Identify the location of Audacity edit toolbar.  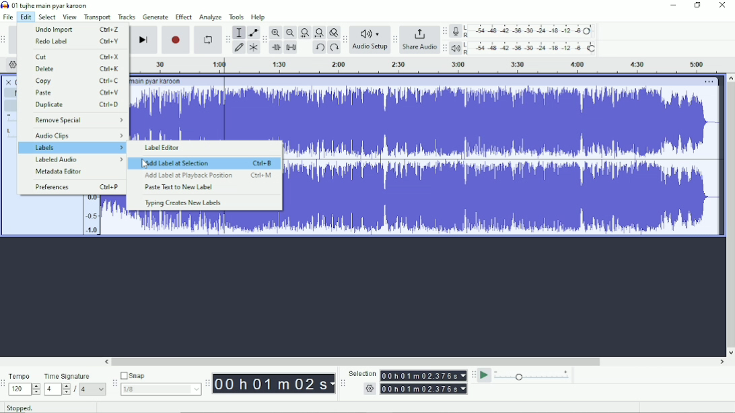
(265, 39).